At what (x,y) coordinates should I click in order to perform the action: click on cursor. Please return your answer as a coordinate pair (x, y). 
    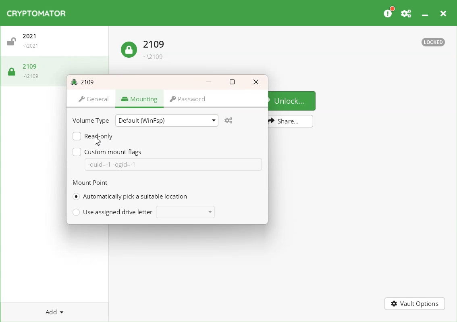
    Looking at the image, I should click on (98, 141).